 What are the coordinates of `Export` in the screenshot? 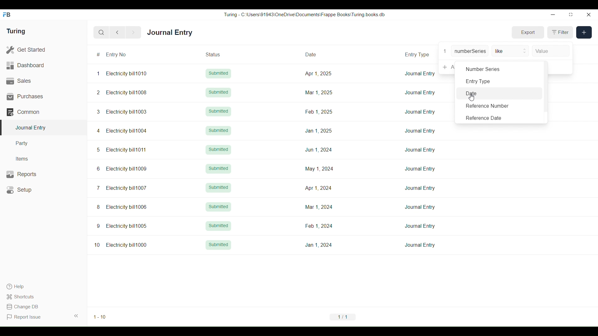 It's located at (528, 32).